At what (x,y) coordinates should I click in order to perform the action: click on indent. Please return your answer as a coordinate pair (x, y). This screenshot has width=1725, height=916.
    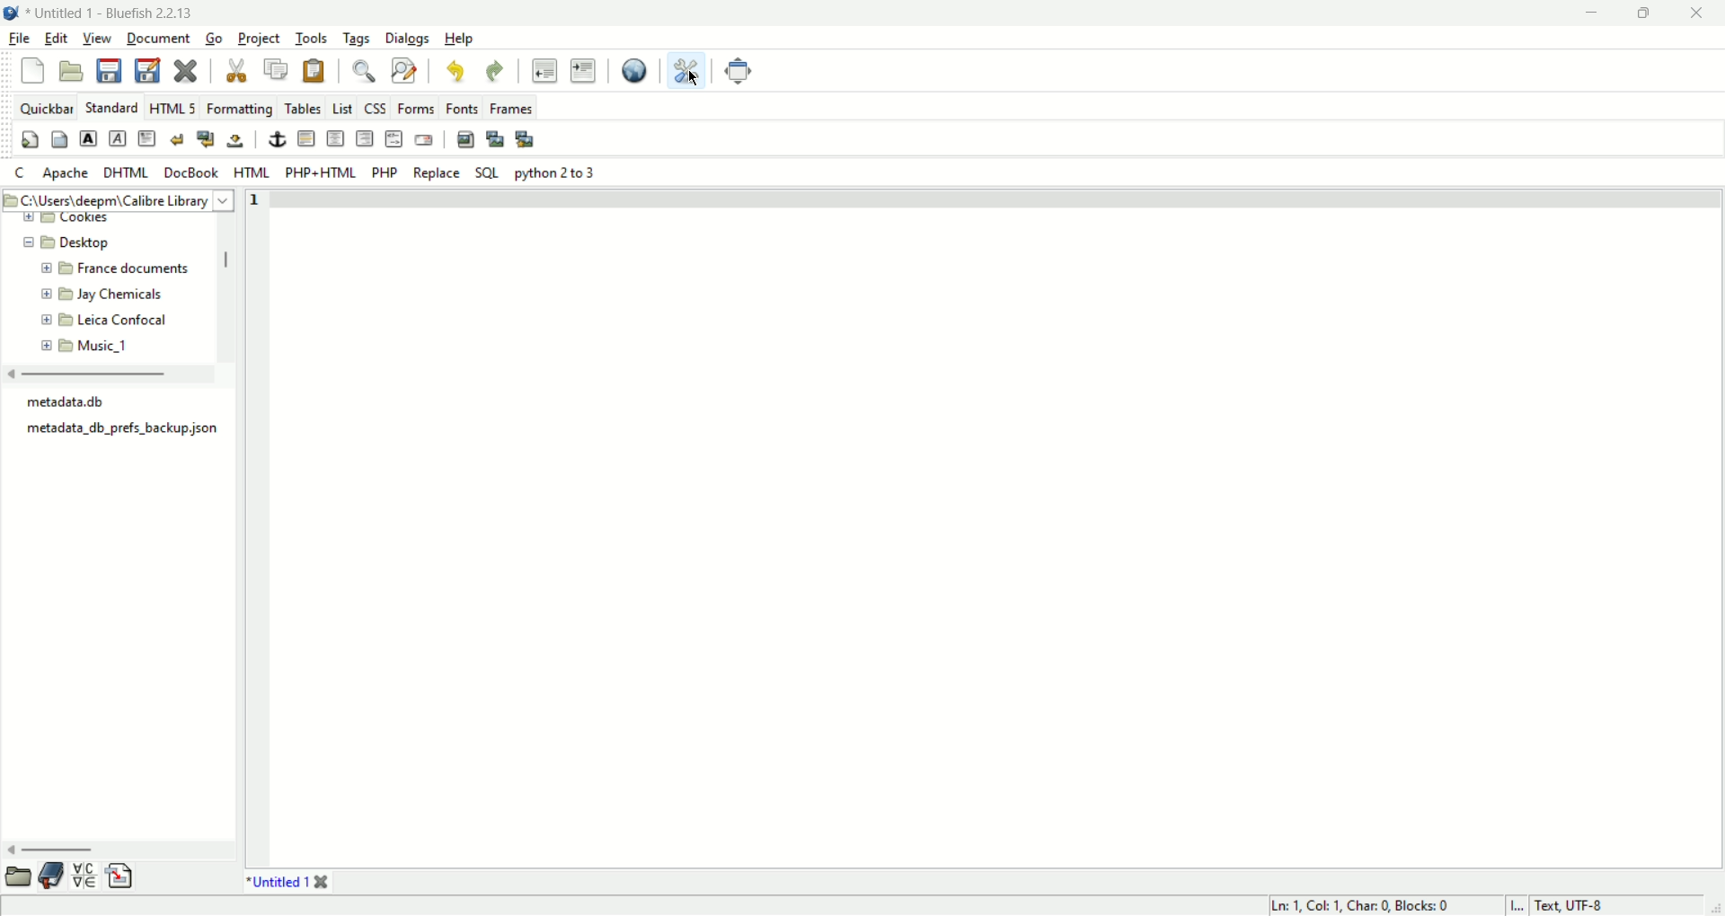
    Looking at the image, I should click on (582, 70).